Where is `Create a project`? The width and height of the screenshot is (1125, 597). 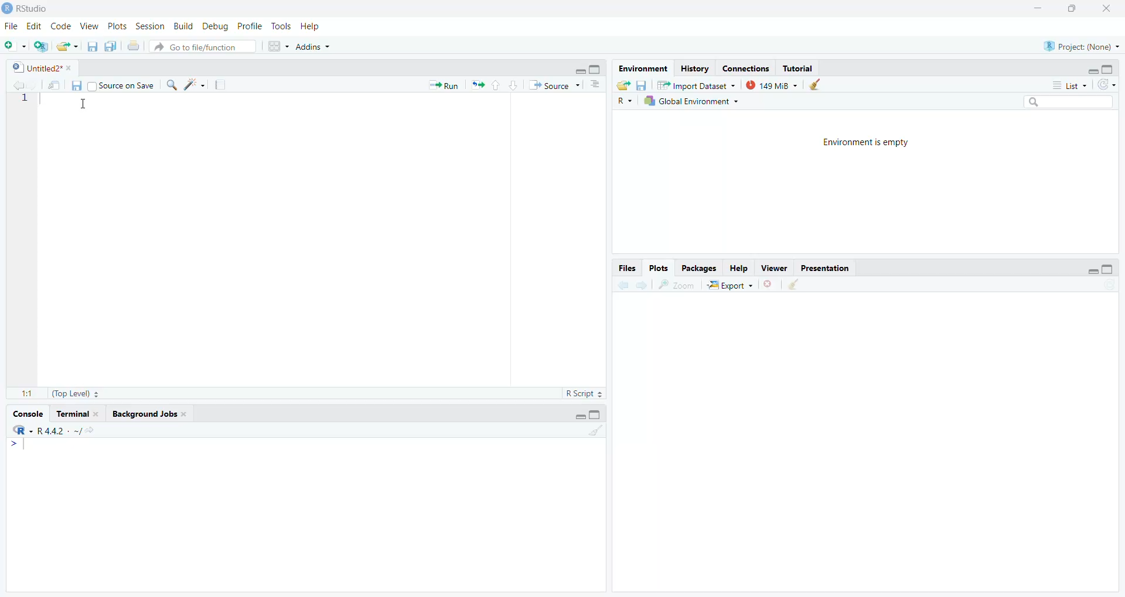
Create a project is located at coordinates (42, 47).